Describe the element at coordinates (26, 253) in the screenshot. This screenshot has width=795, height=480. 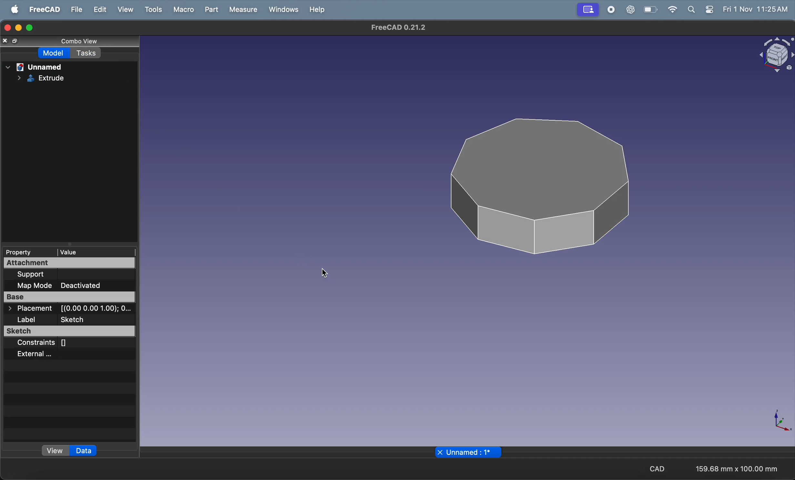
I see `property` at that location.